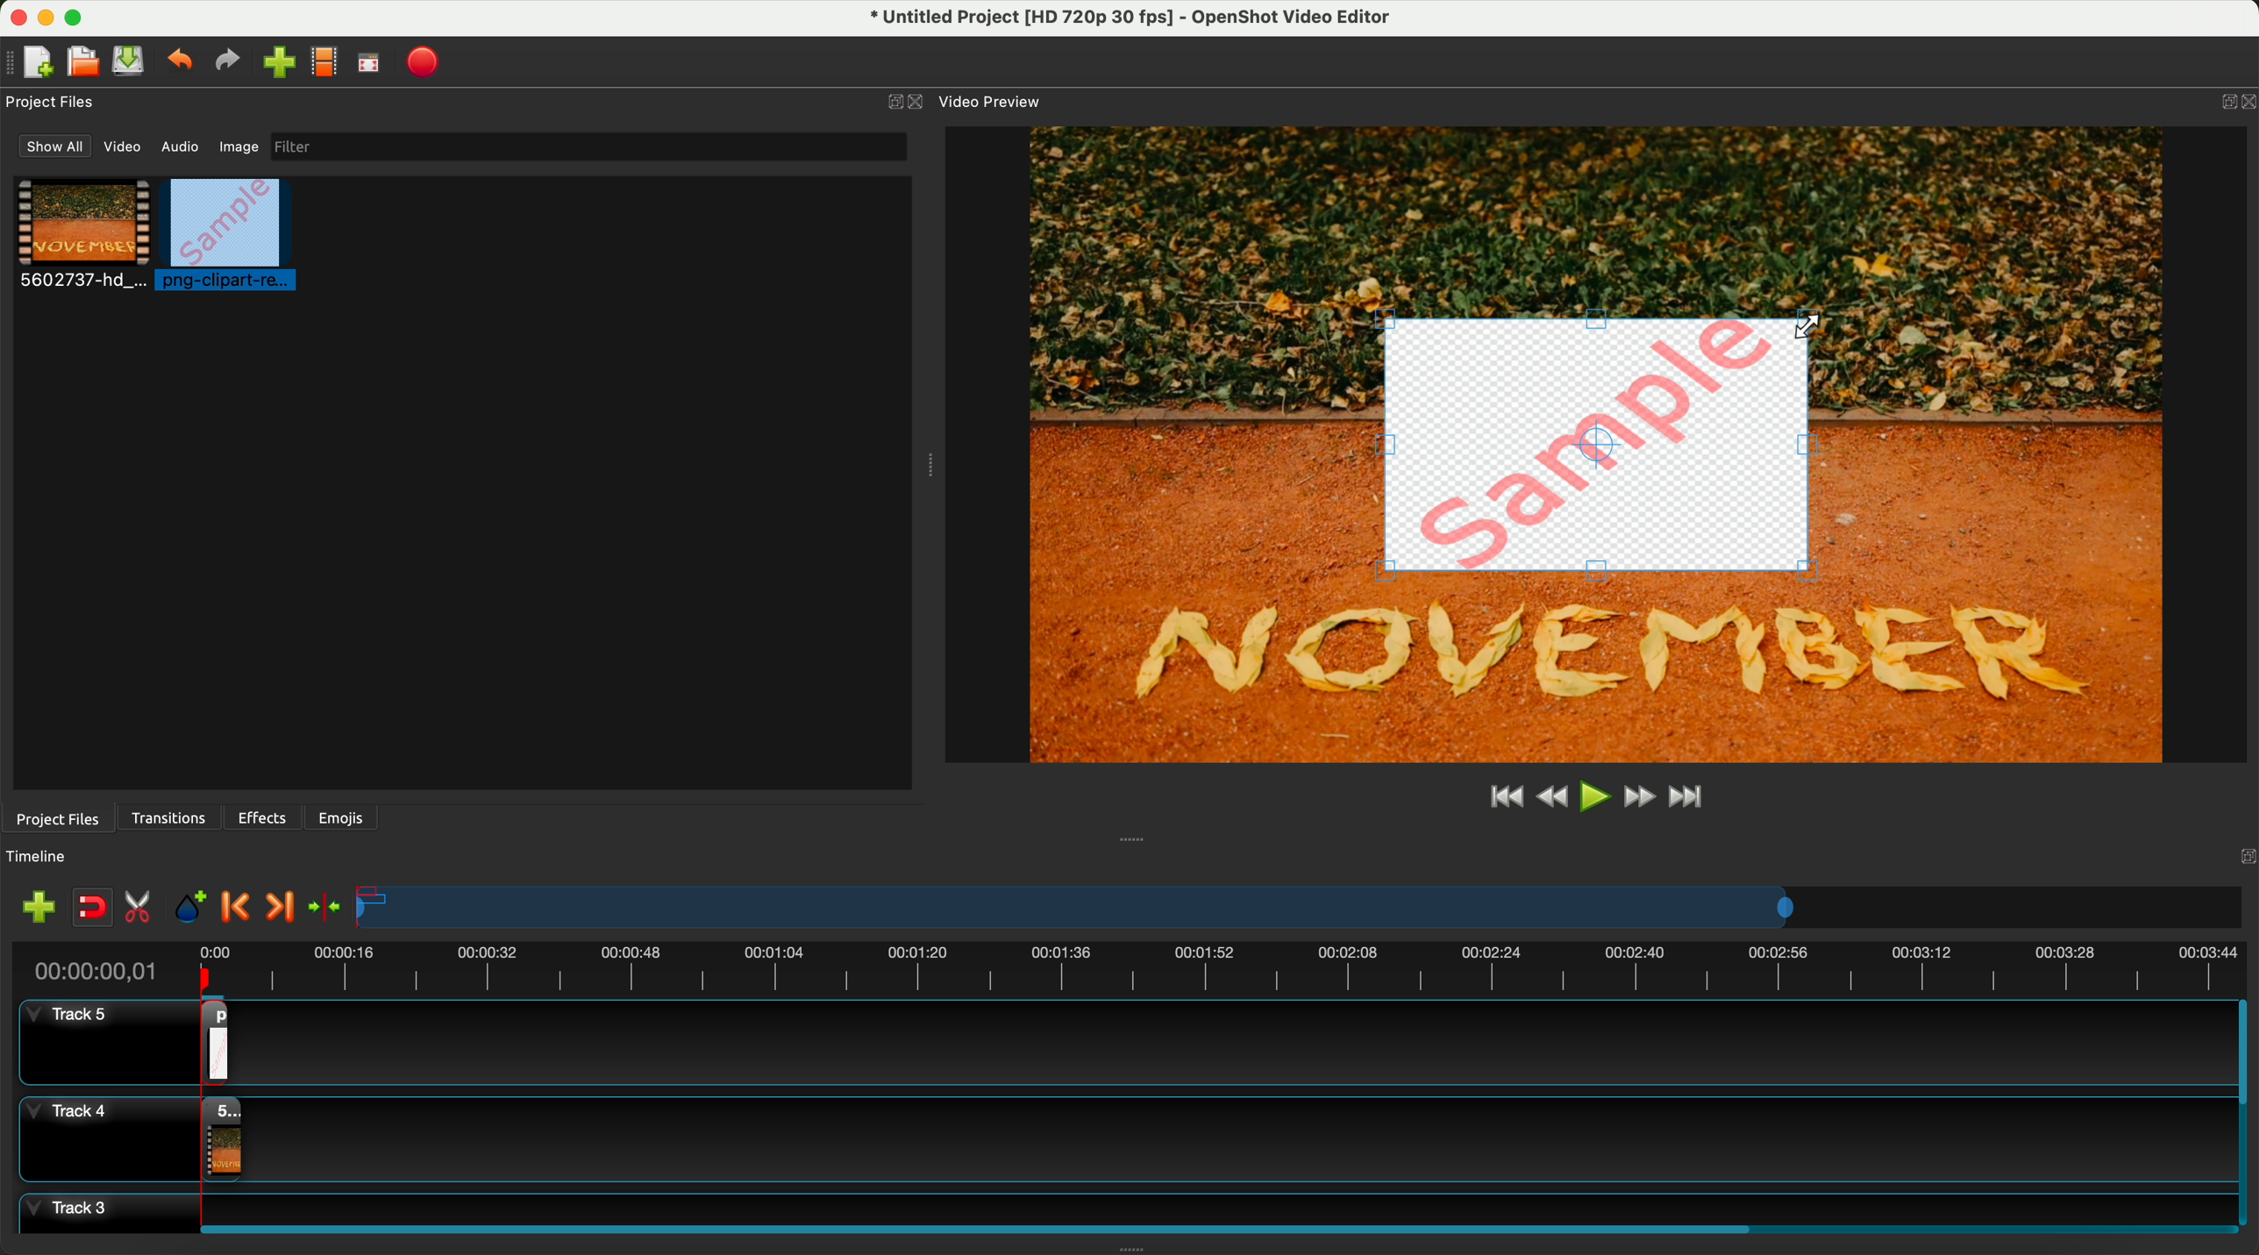  What do you see at coordinates (181, 146) in the screenshot?
I see `audio` at bounding box center [181, 146].